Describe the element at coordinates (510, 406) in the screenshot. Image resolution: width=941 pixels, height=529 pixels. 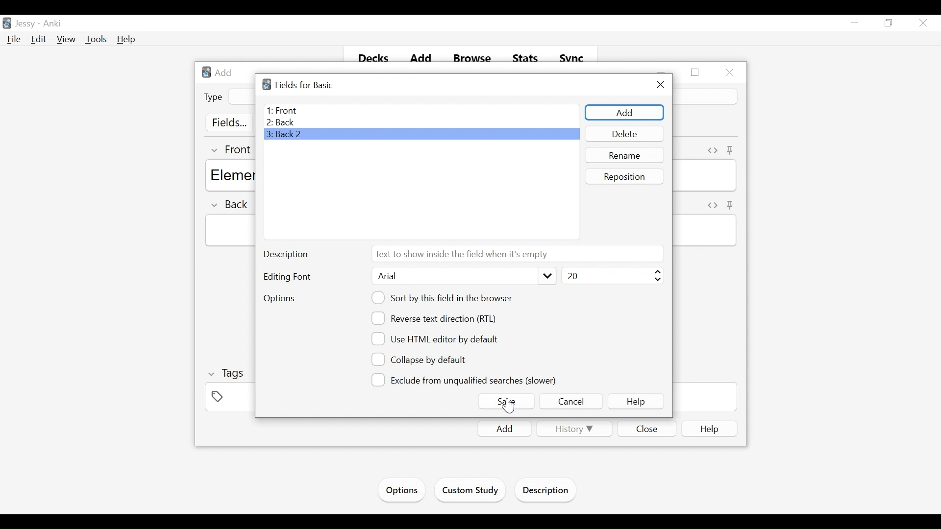
I see `Cursor` at that location.